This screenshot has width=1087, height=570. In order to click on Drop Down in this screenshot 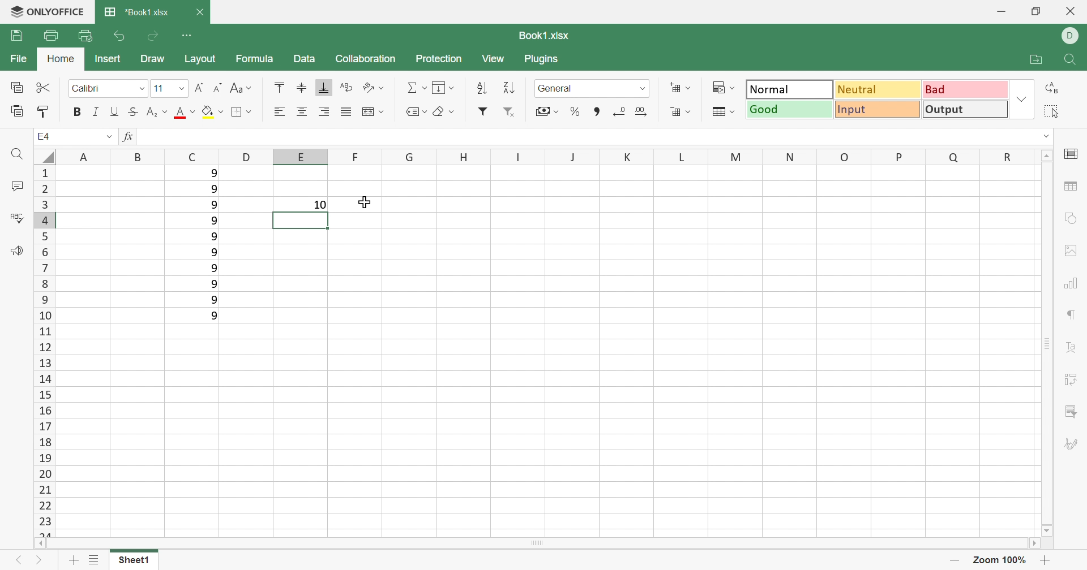, I will do `click(643, 89)`.